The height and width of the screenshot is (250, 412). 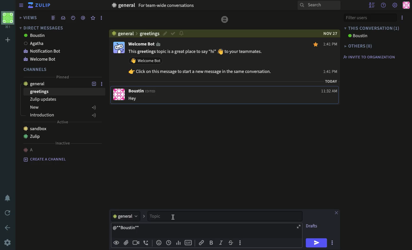 I want to click on channels, so click(x=36, y=69).